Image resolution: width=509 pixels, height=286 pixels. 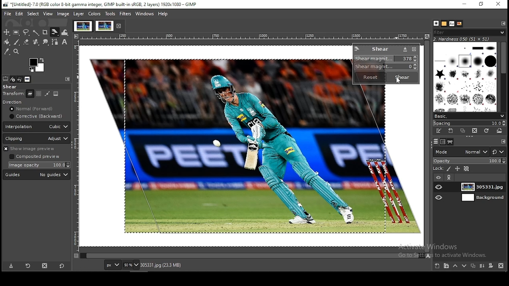 What do you see at coordinates (450, 131) in the screenshot?
I see `create a new brush` at bounding box center [450, 131].